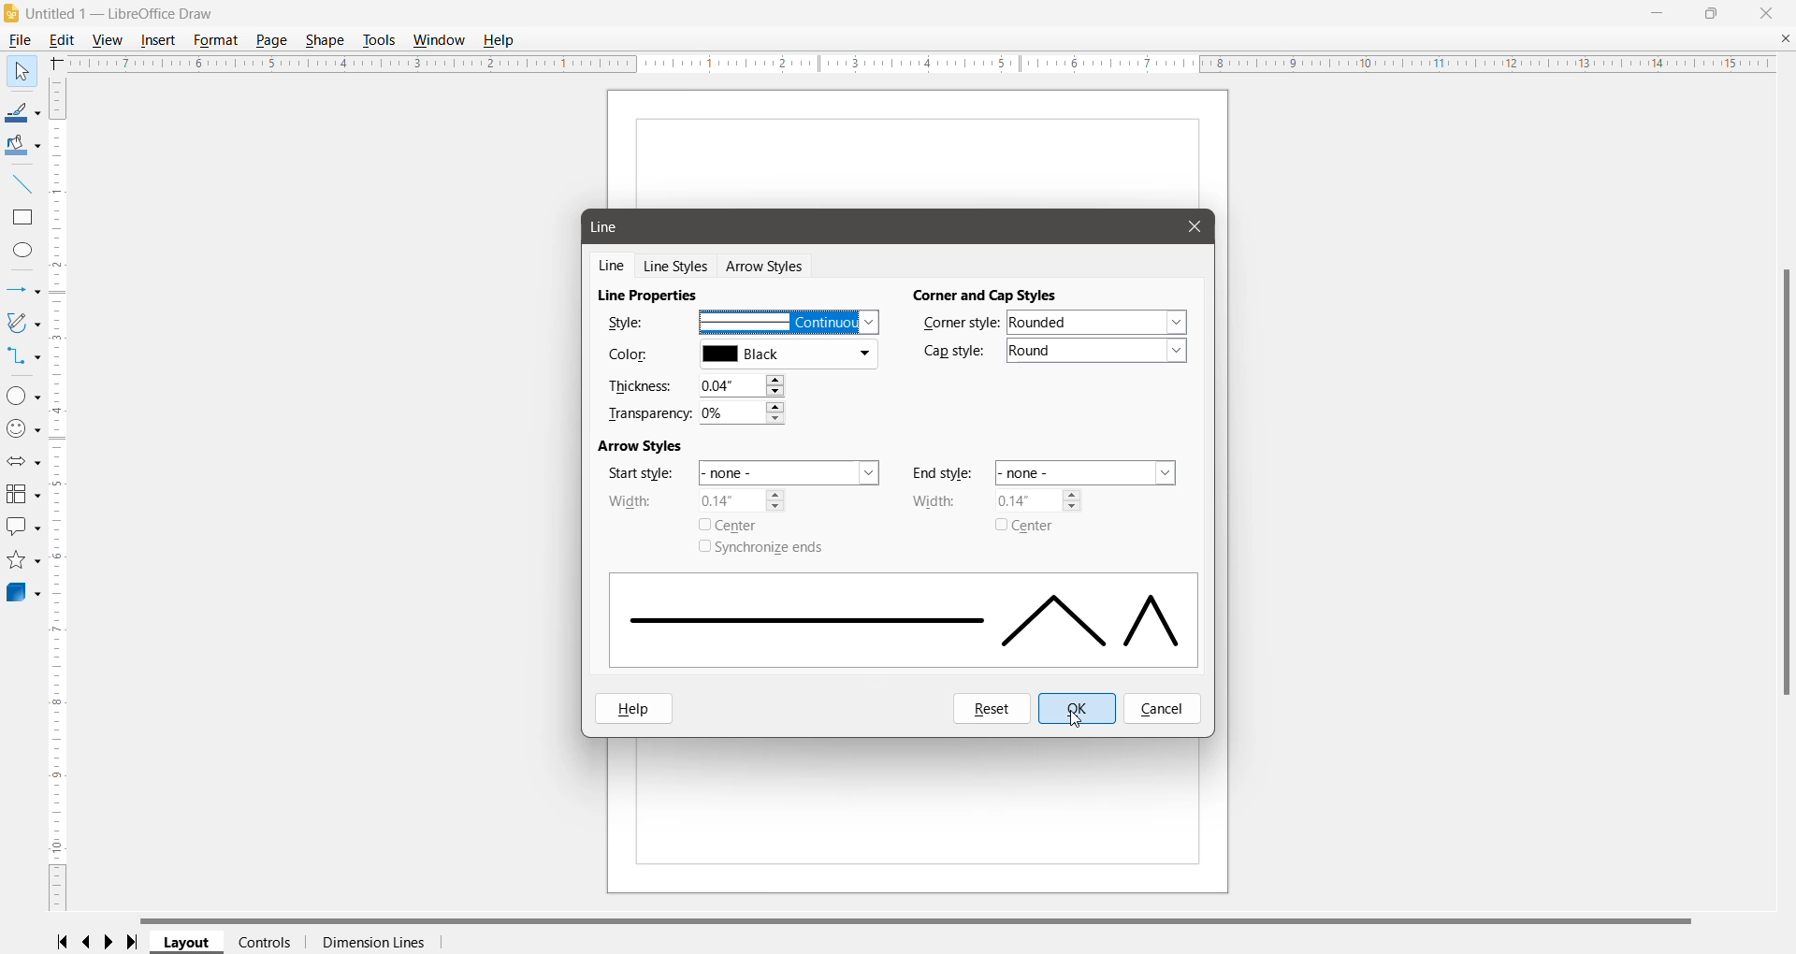 The image size is (1796, 954). I want to click on Set the required transparency, so click(744, 413).